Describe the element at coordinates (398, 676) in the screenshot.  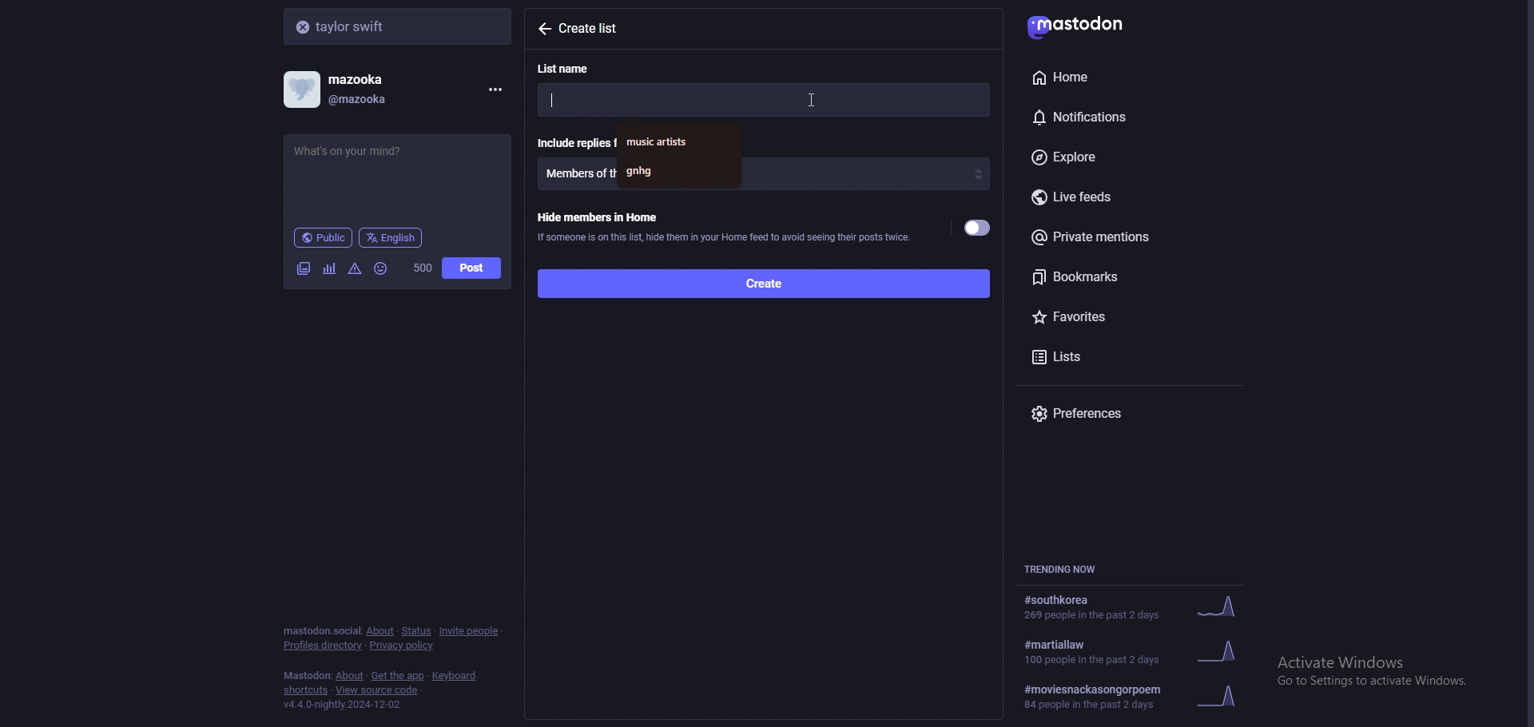
I see `get the app` at that location.